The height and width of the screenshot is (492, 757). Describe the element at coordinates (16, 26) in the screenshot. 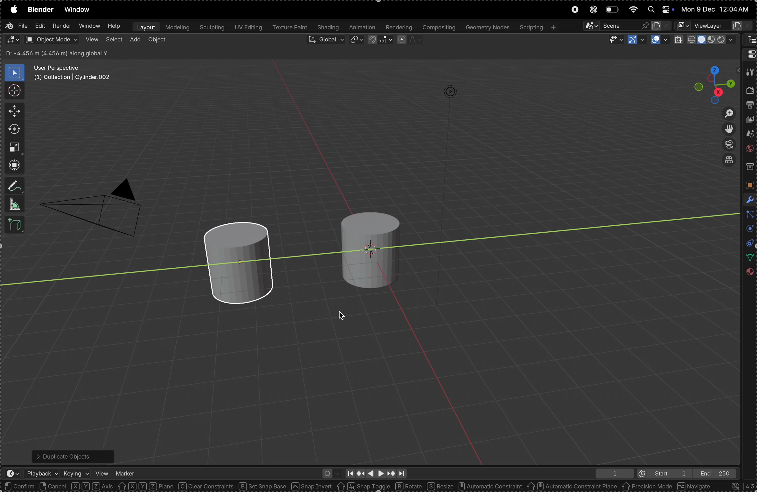

I see `file` at that location.